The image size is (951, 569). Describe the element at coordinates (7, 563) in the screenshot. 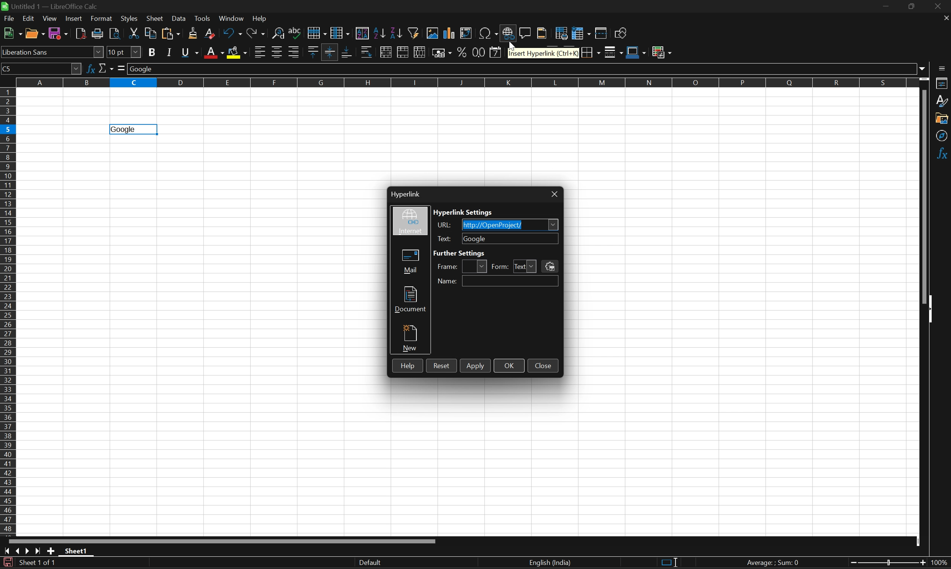

I see `The document has been modified. Click to save the document.` at that location.